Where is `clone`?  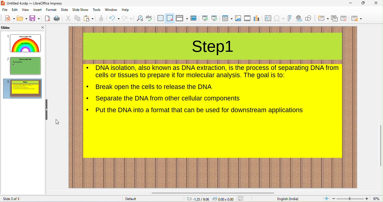 clone is located at coordinates (102, 18).